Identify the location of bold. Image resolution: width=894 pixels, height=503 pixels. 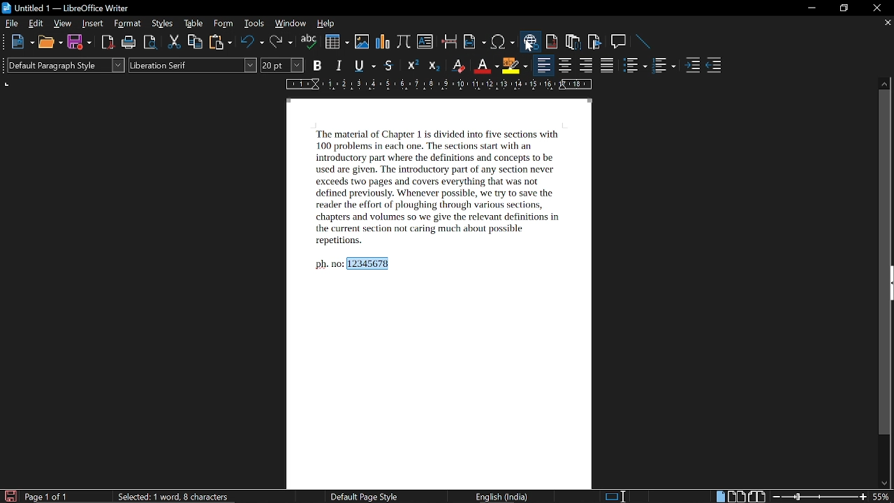
(316, 66).